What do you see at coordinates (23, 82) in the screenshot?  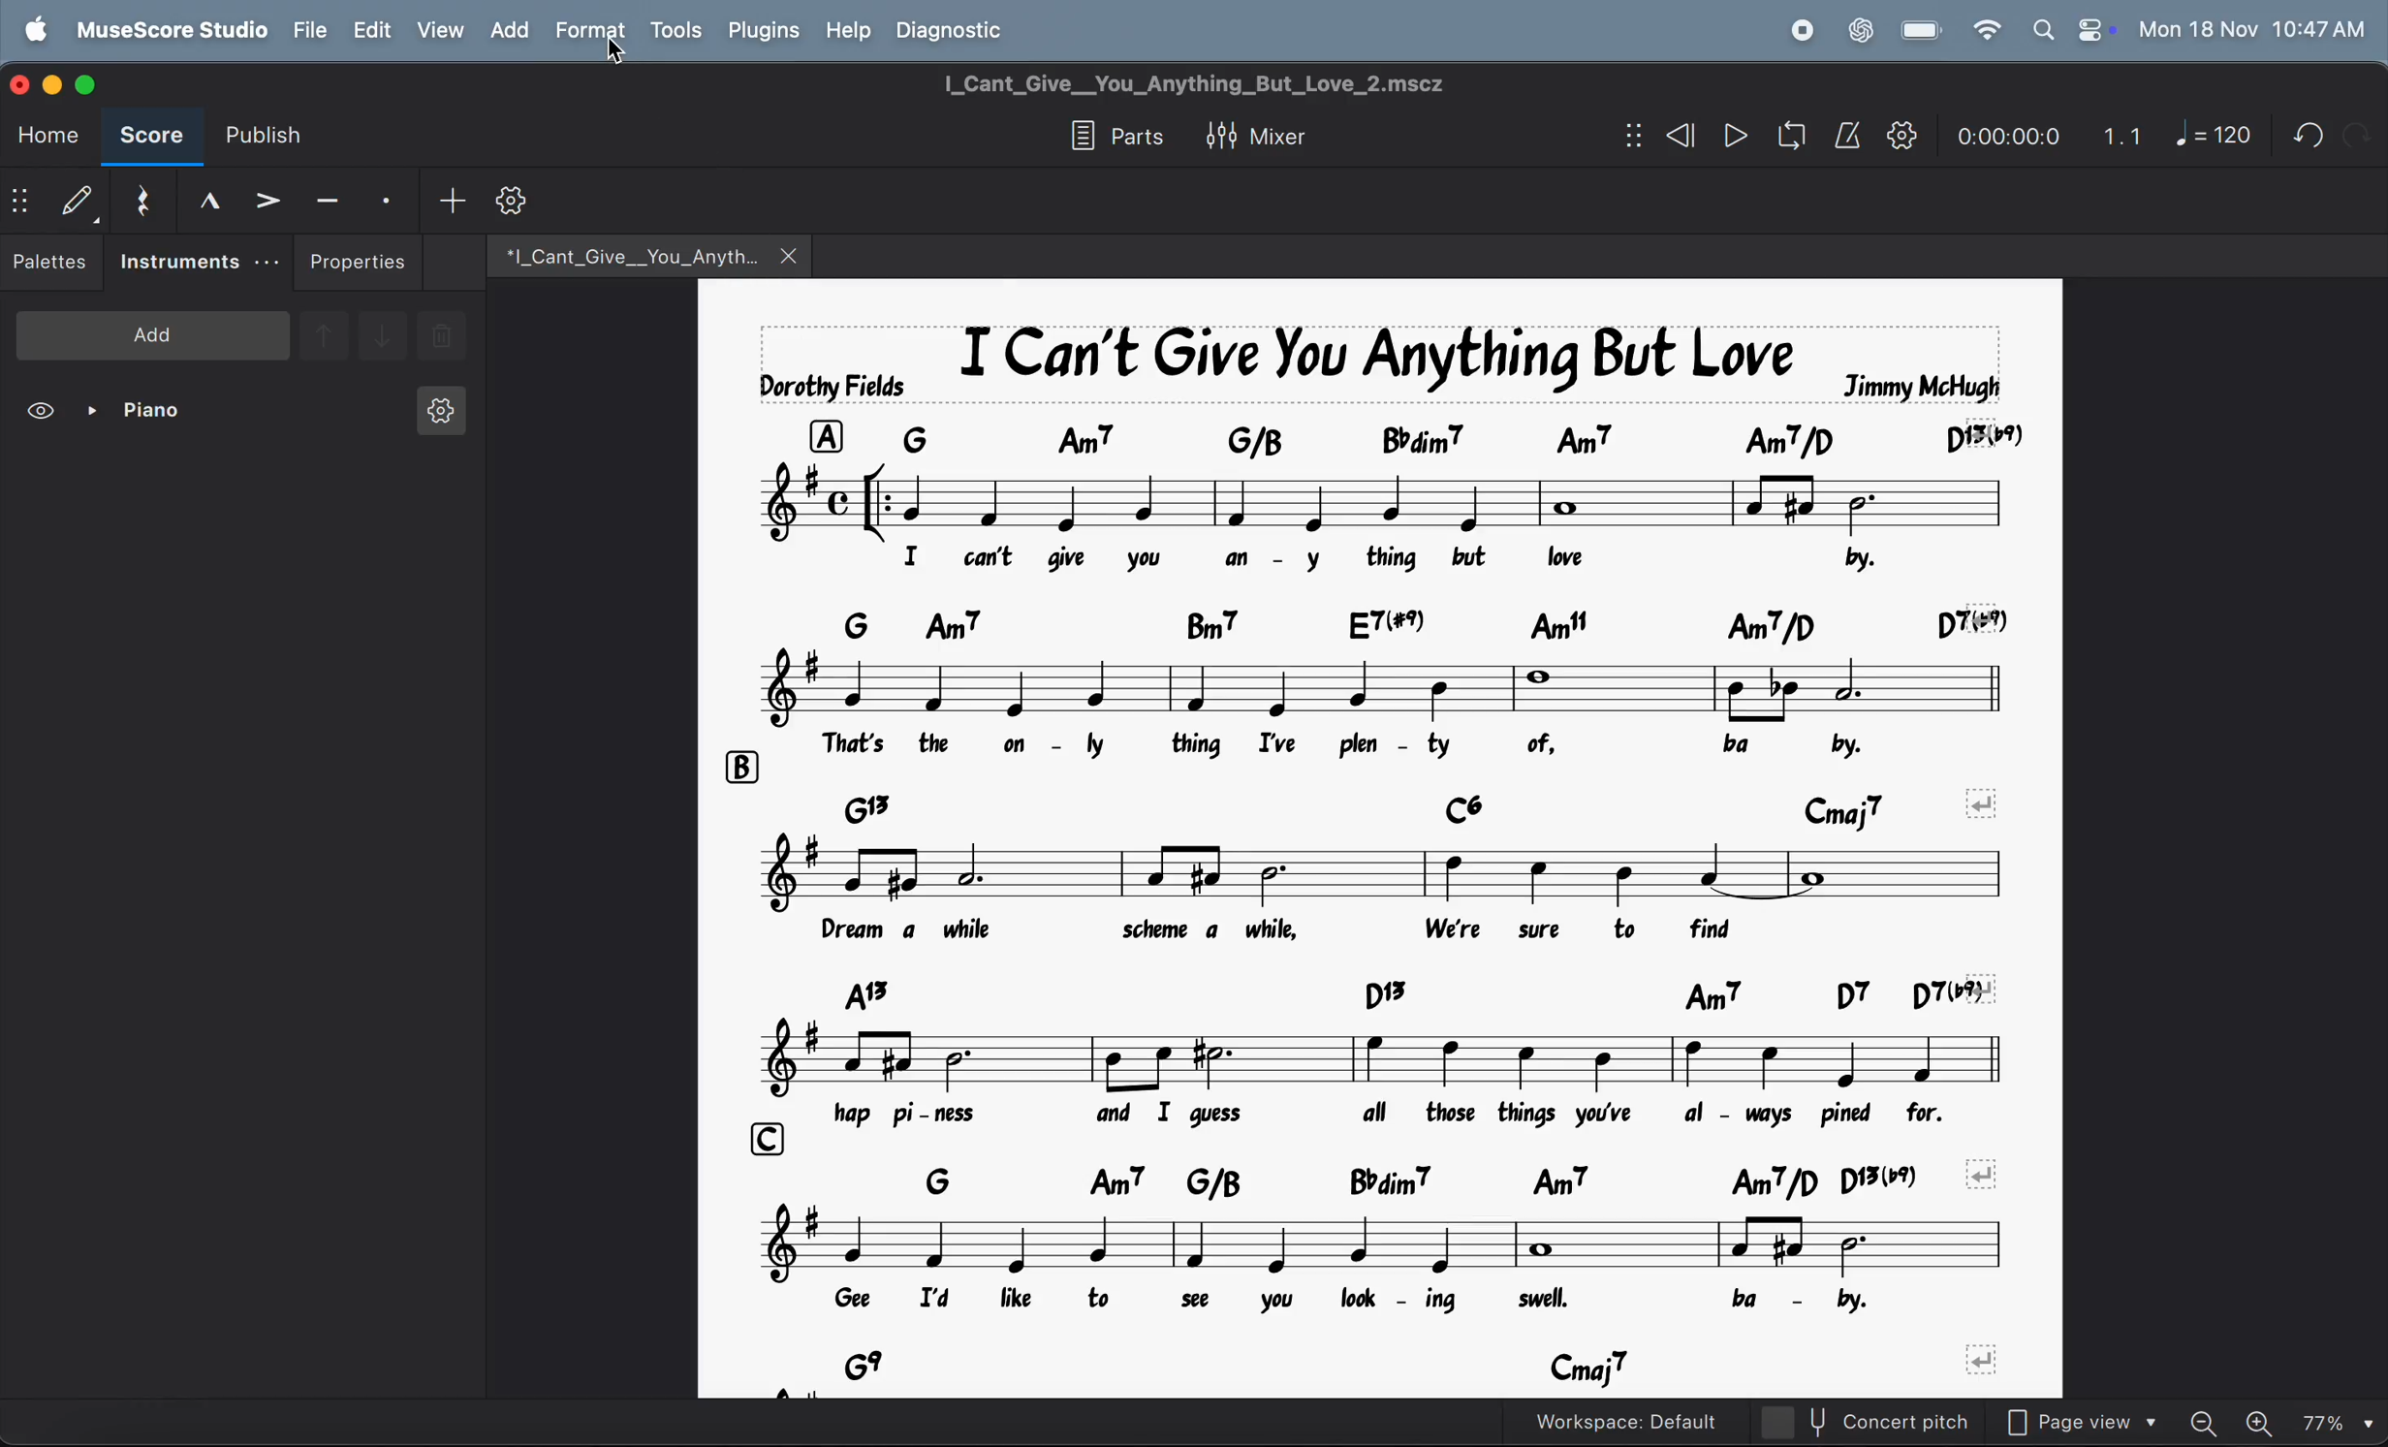 I see `close` at bounding box center [23, 82].